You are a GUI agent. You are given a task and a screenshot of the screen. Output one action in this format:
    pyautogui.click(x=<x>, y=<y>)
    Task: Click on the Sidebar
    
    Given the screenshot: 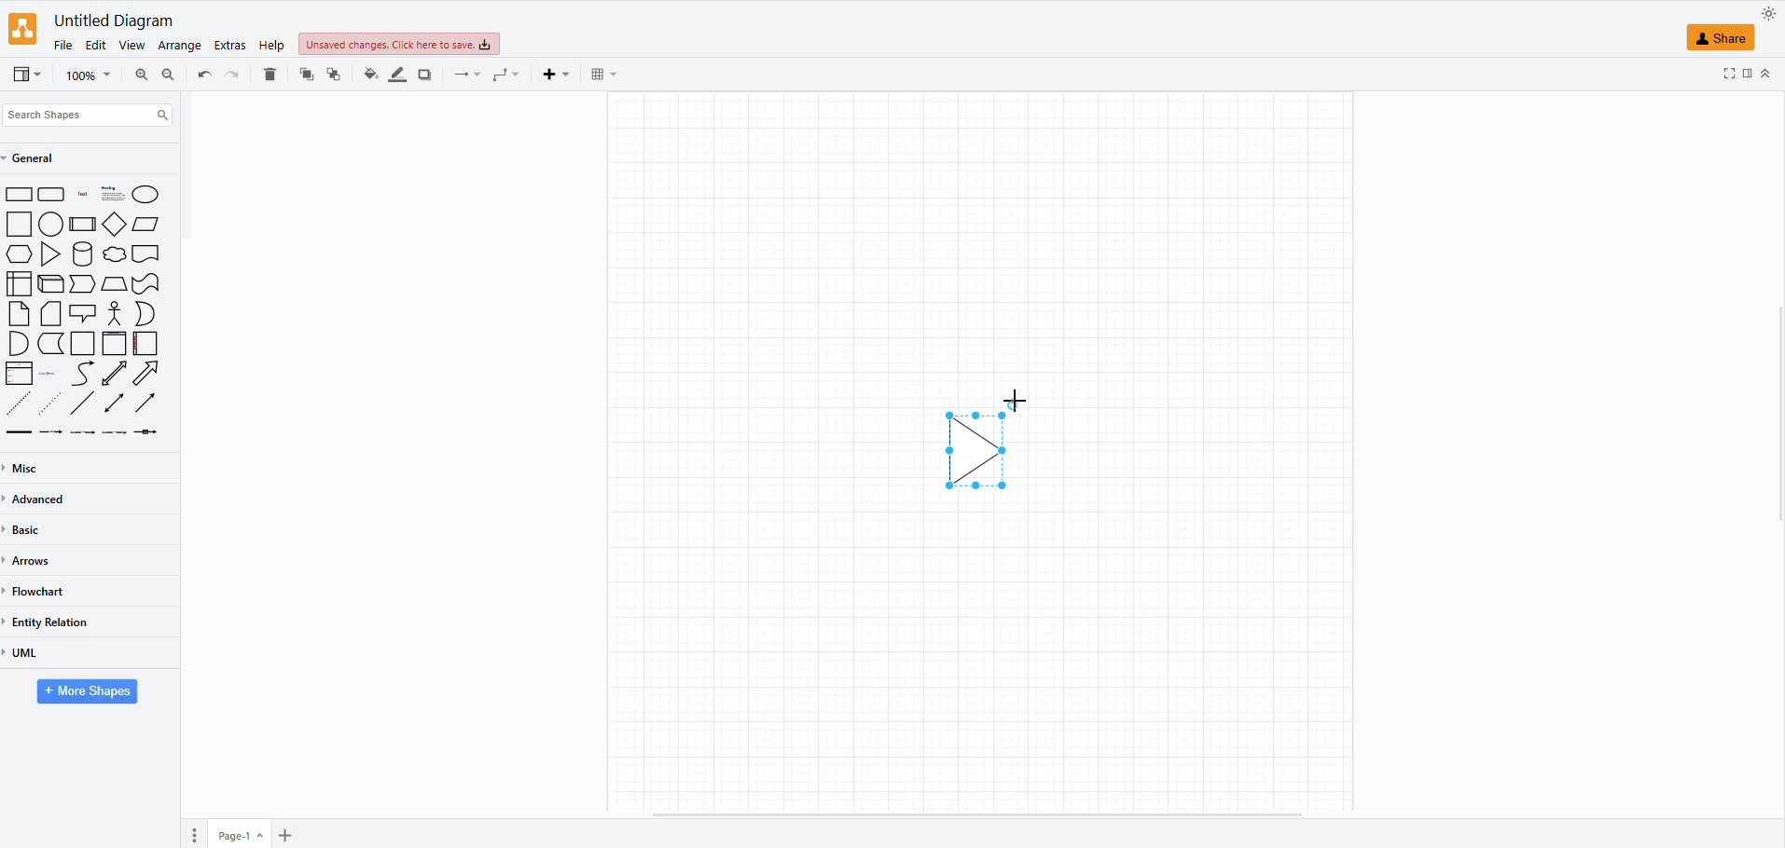 What is the action you would take?
    pyautogui.click(x=146, y=344)
    